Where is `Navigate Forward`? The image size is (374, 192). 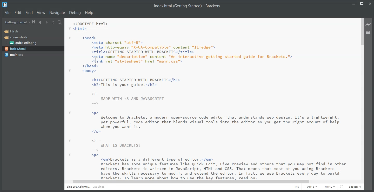
Navigate Forward is located at coordinates (46, 22).